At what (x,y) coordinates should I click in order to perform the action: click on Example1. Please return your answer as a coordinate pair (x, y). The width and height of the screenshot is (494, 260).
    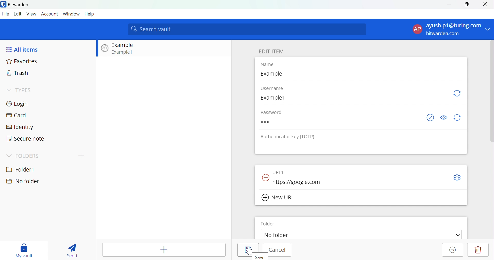
    Looking at the image, I should click on (123, 52).